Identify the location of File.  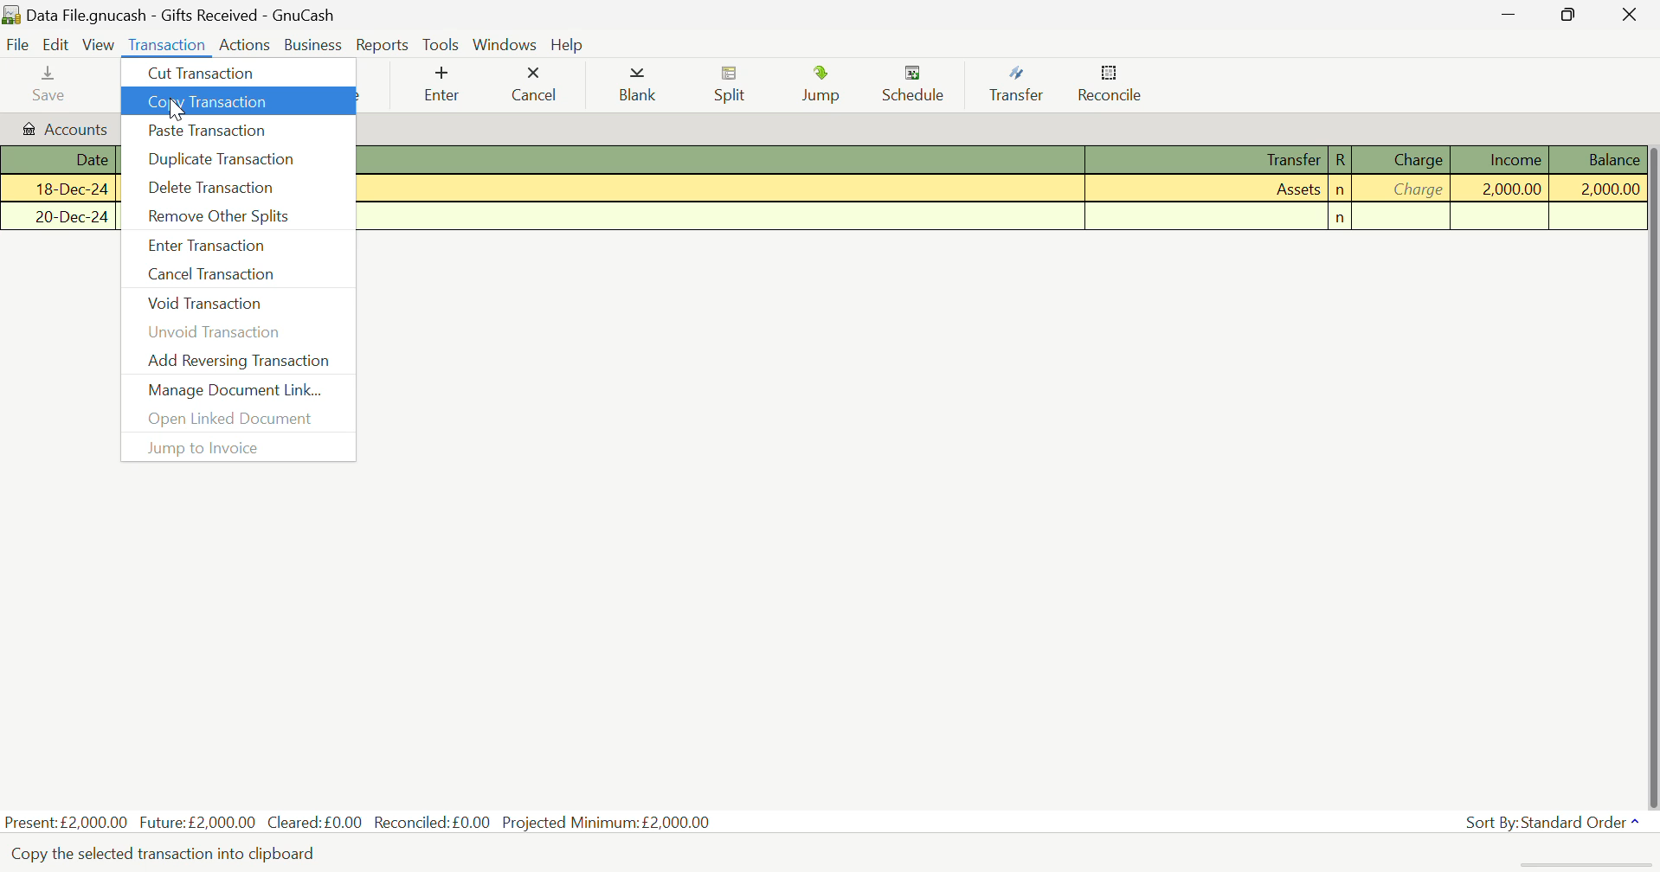
(16, 44).